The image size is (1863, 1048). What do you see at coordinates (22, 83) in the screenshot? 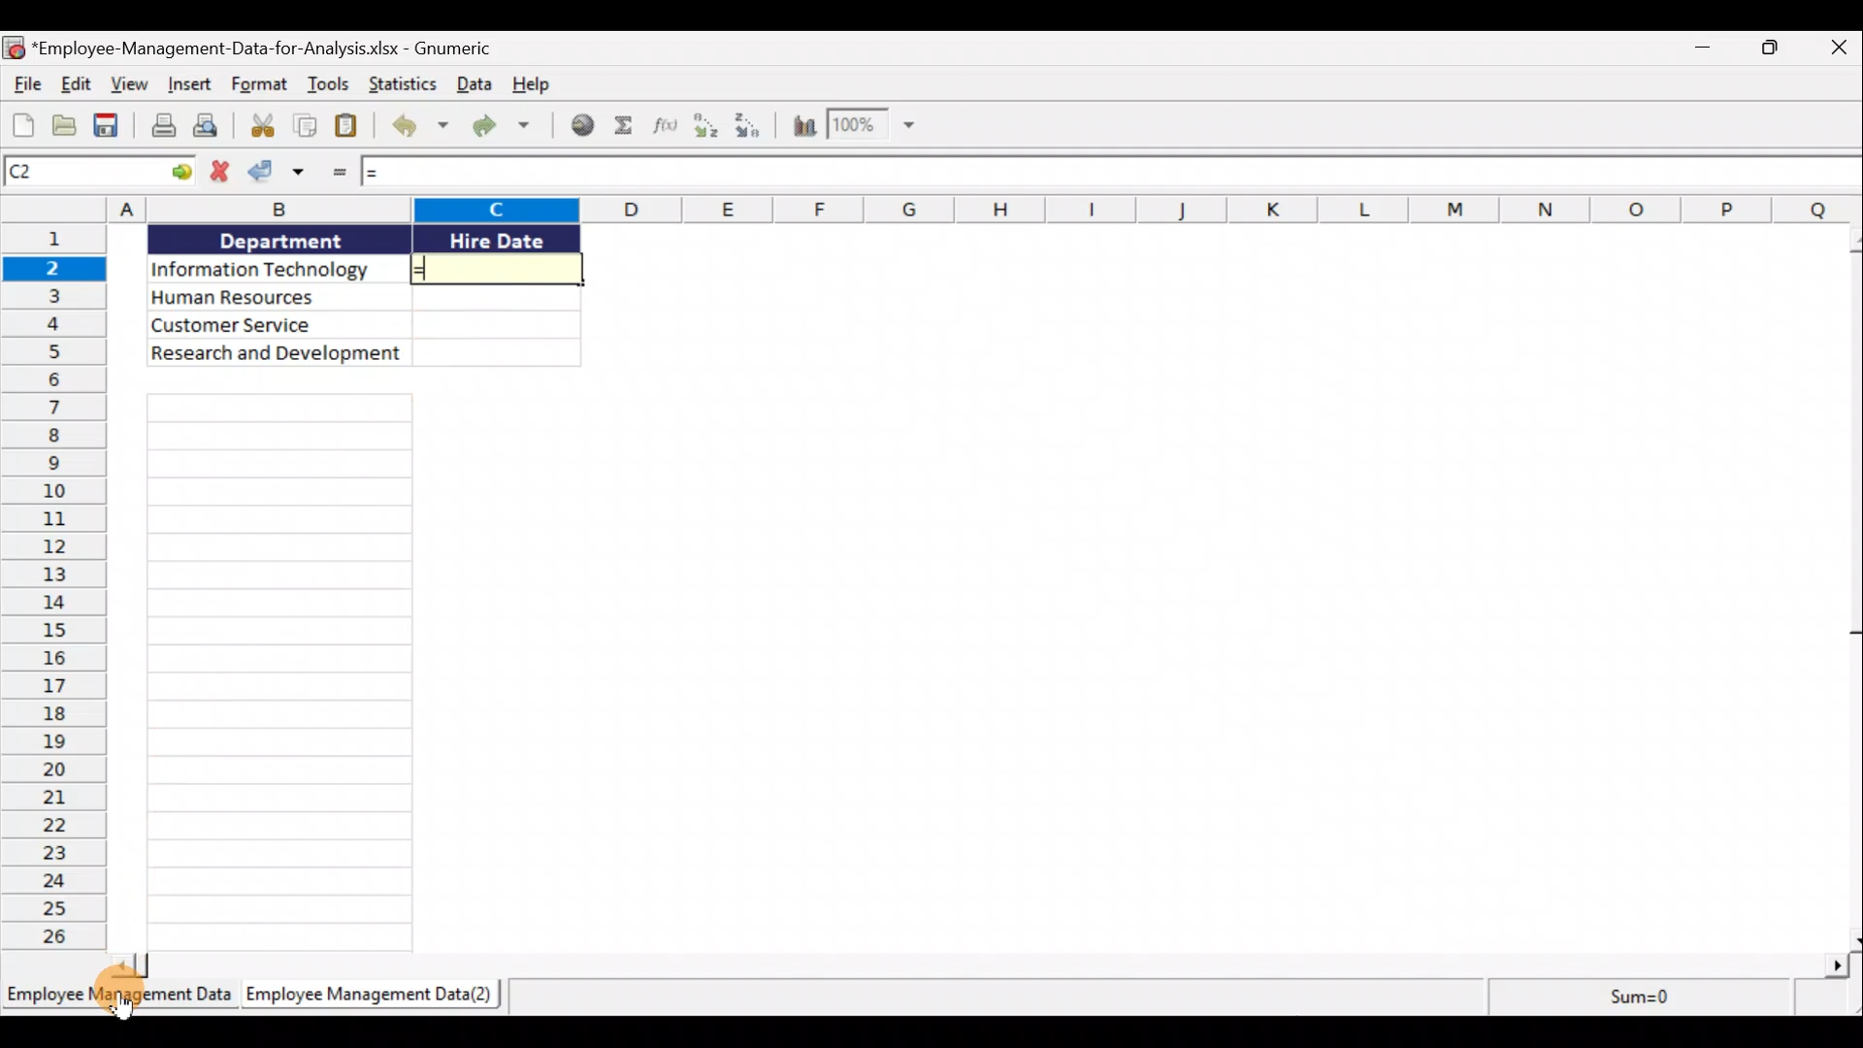
I see `File` at bounding box center [22, 83].